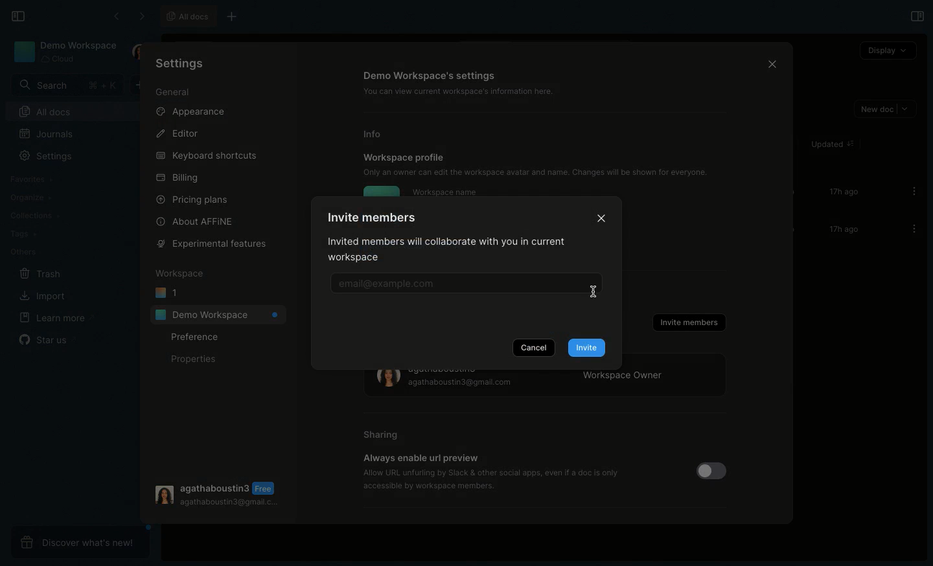 The height and width of the screenshot is (566, 933). What do you see at coordinates (238, 16) in the screenshot?
I see `New tab` at bounding box center [238, 16].